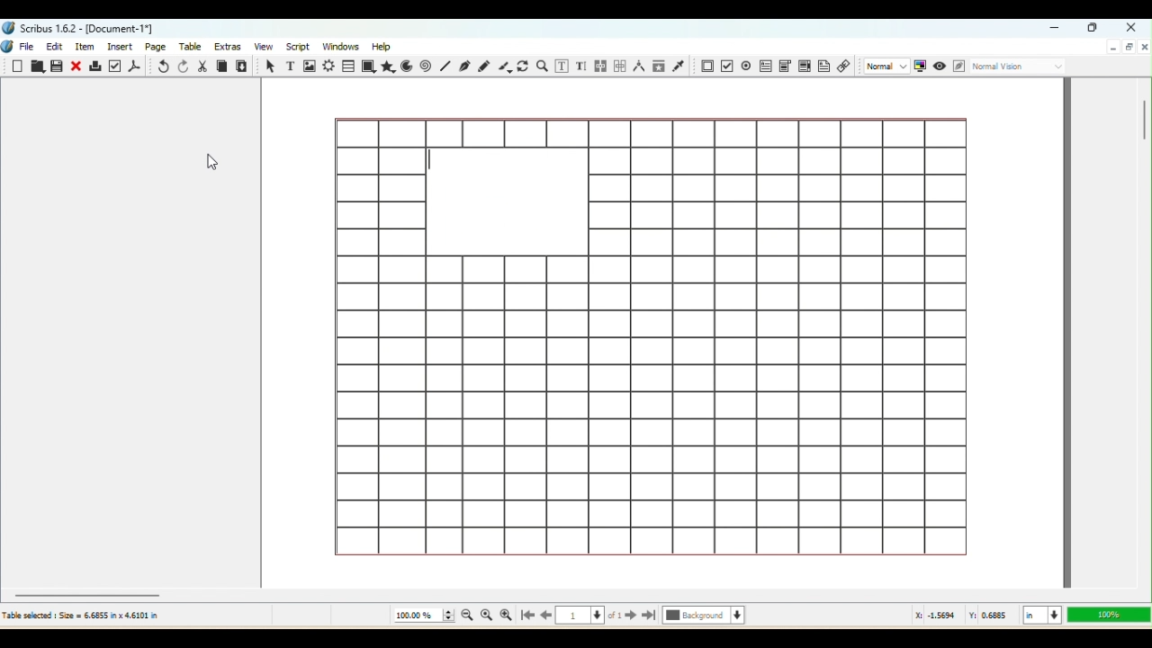  Describe the element at coordinates (885, 66) in the screenshot. I see `Select the image preview quality` at that location.